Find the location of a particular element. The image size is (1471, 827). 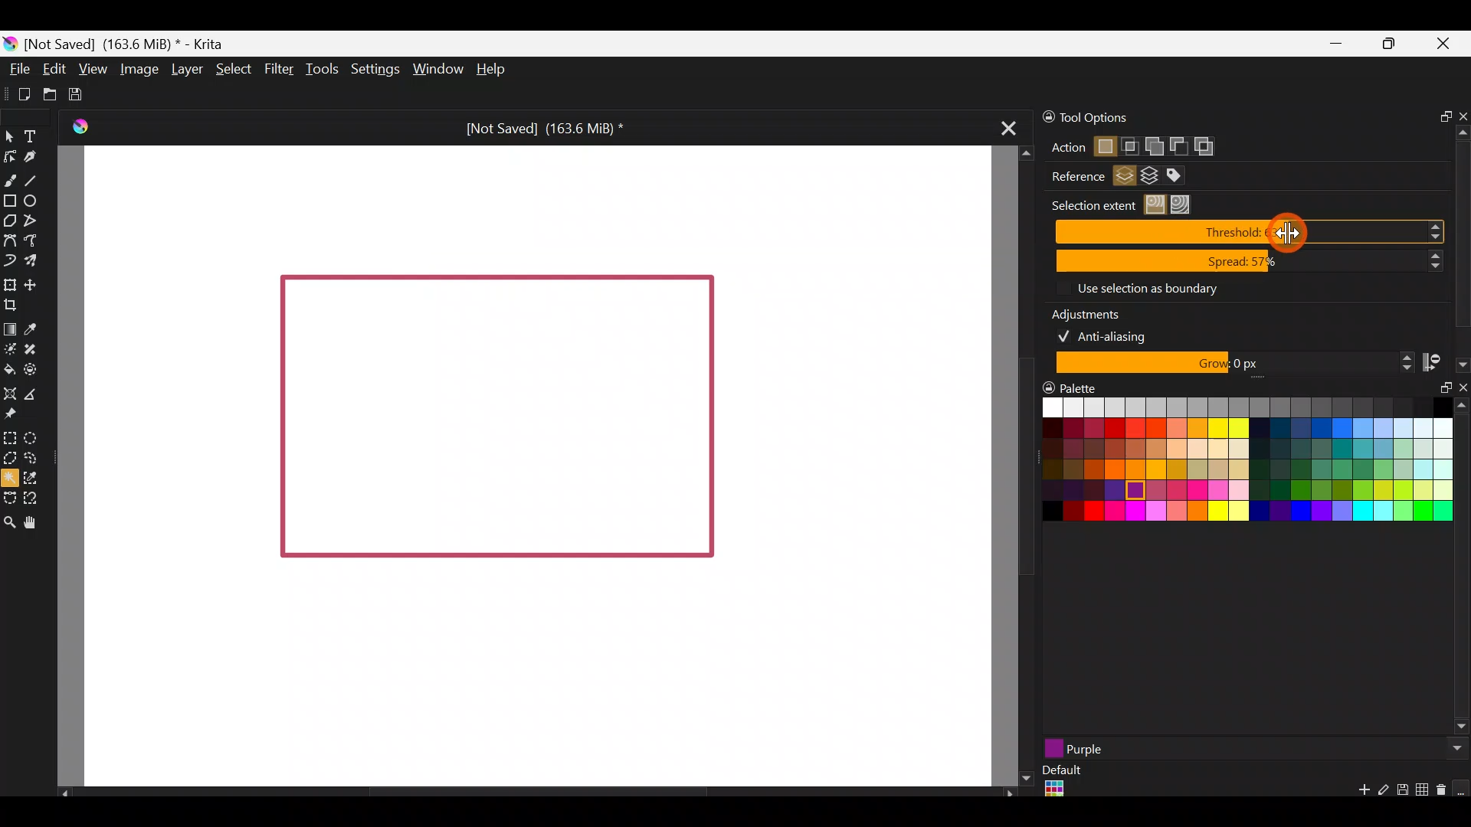

File is located at coordinates (20, 68).